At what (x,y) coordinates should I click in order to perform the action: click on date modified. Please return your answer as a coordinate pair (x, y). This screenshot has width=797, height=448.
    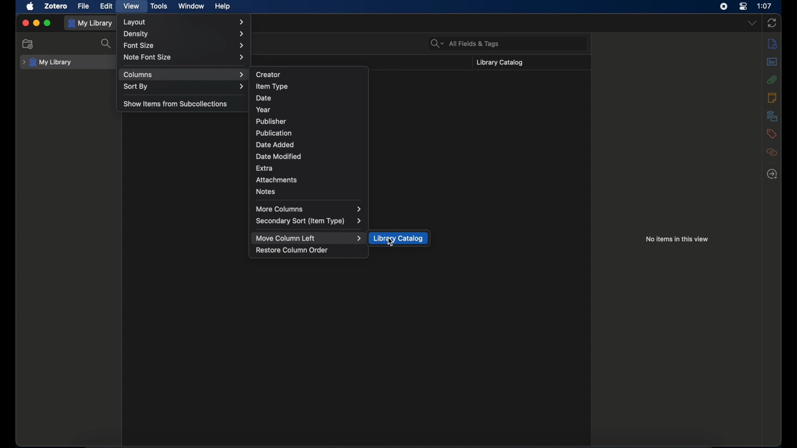
    Looking at the image, I should click on (279, 156).